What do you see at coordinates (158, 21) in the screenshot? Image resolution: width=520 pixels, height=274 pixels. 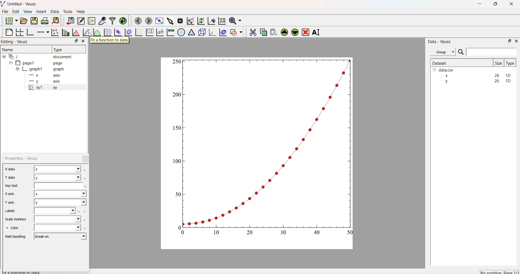 I see `Full screen` at bounding box center [158, 21].